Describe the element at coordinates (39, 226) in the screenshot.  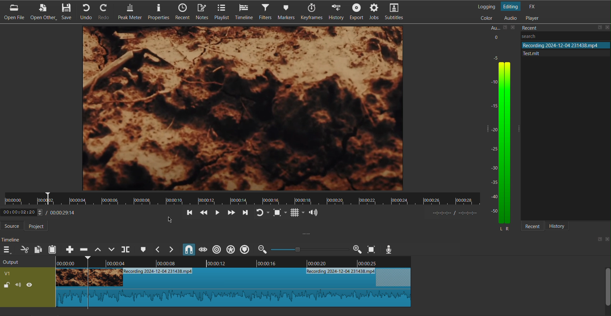
I see `Project` at that location.